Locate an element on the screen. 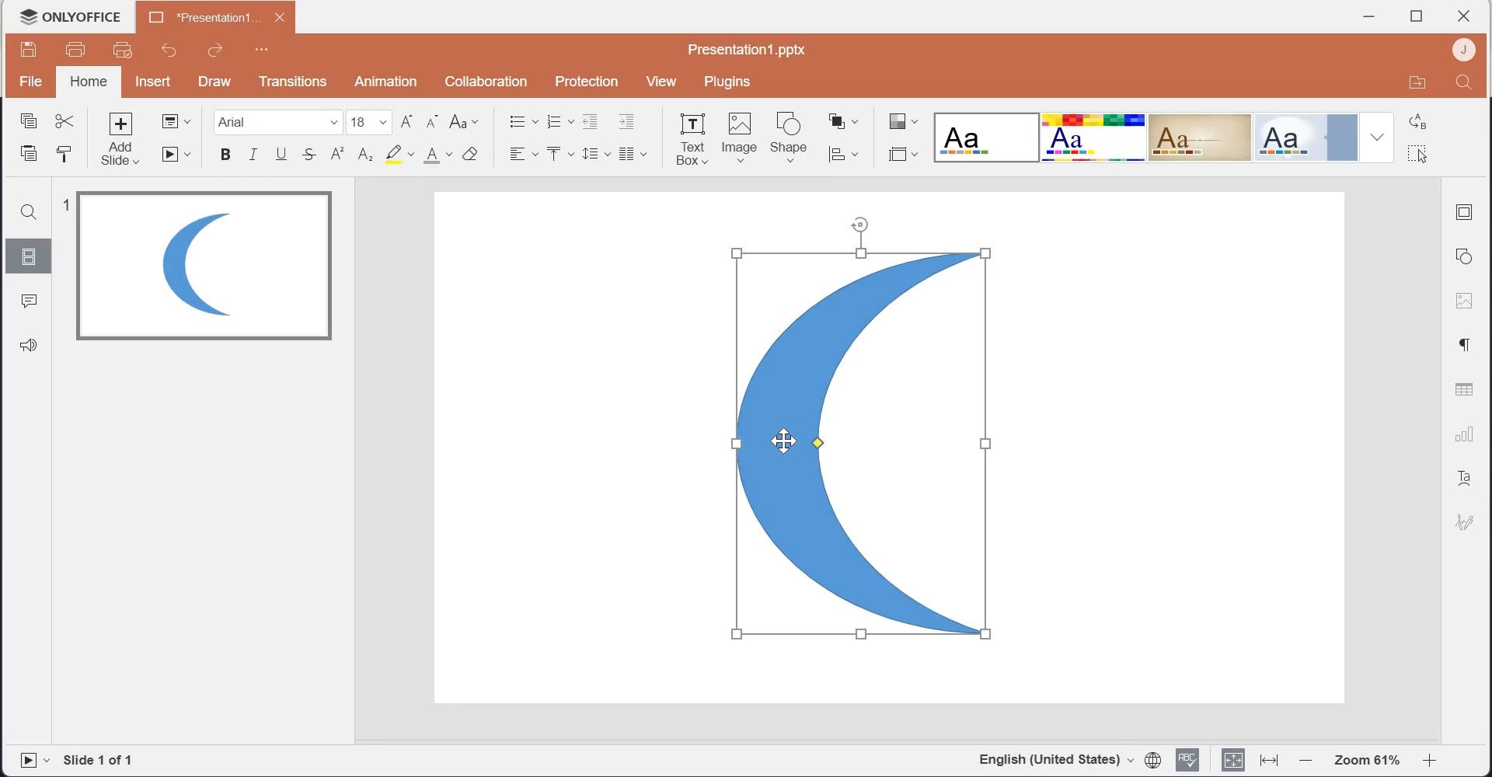 The image size is (1492, 777). Minimize is located at coordinates (1370, 17).